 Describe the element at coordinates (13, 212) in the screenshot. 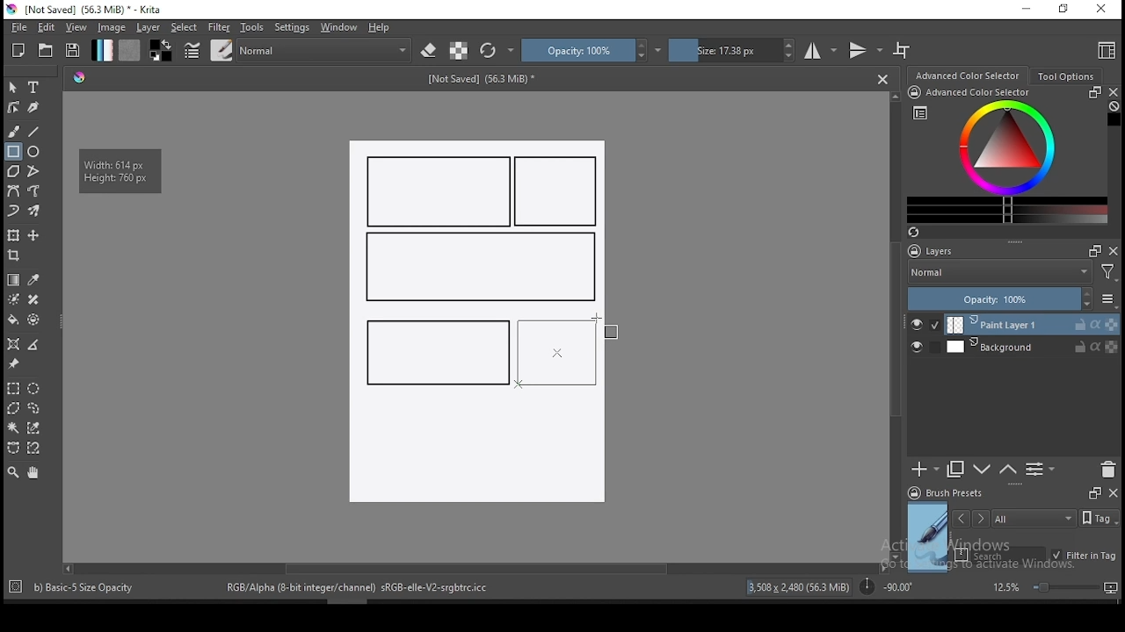

I see `dynamic brush tool` at that location.